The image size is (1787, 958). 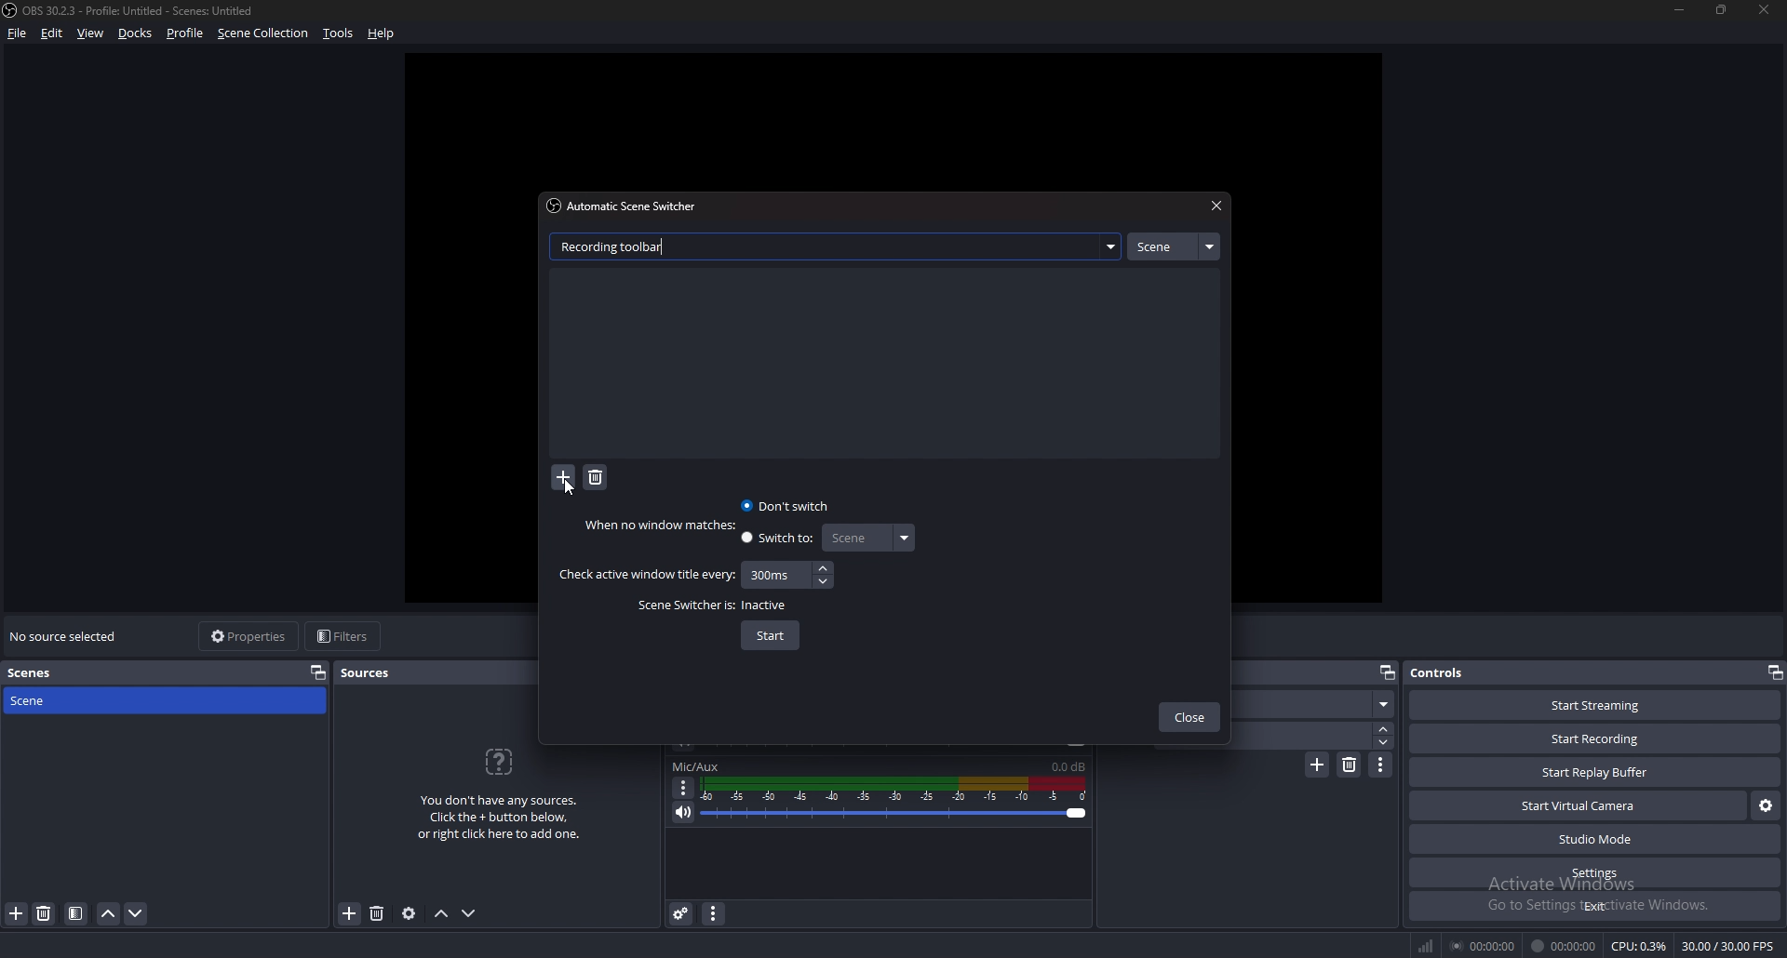 What do you see at coordinates (1594, 739) in the screenshot?
I see `start recording` at bounding box center [1594, 739].